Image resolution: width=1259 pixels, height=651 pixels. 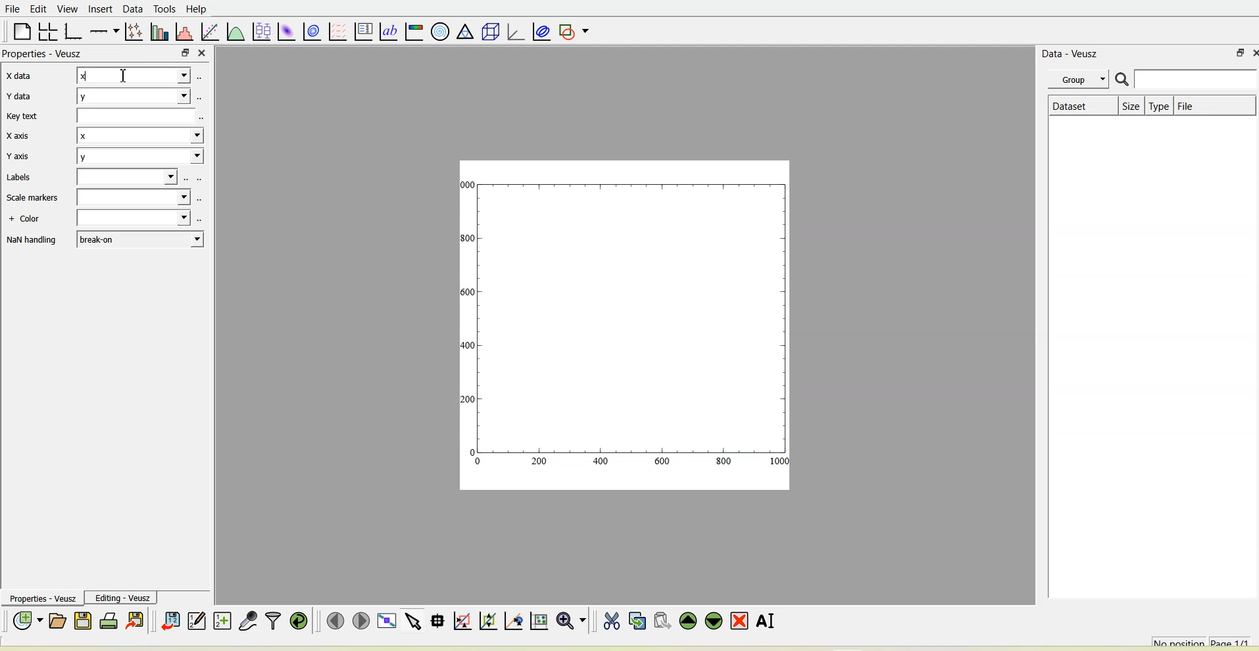 I want to click on 600, so click(x=664, y=461).